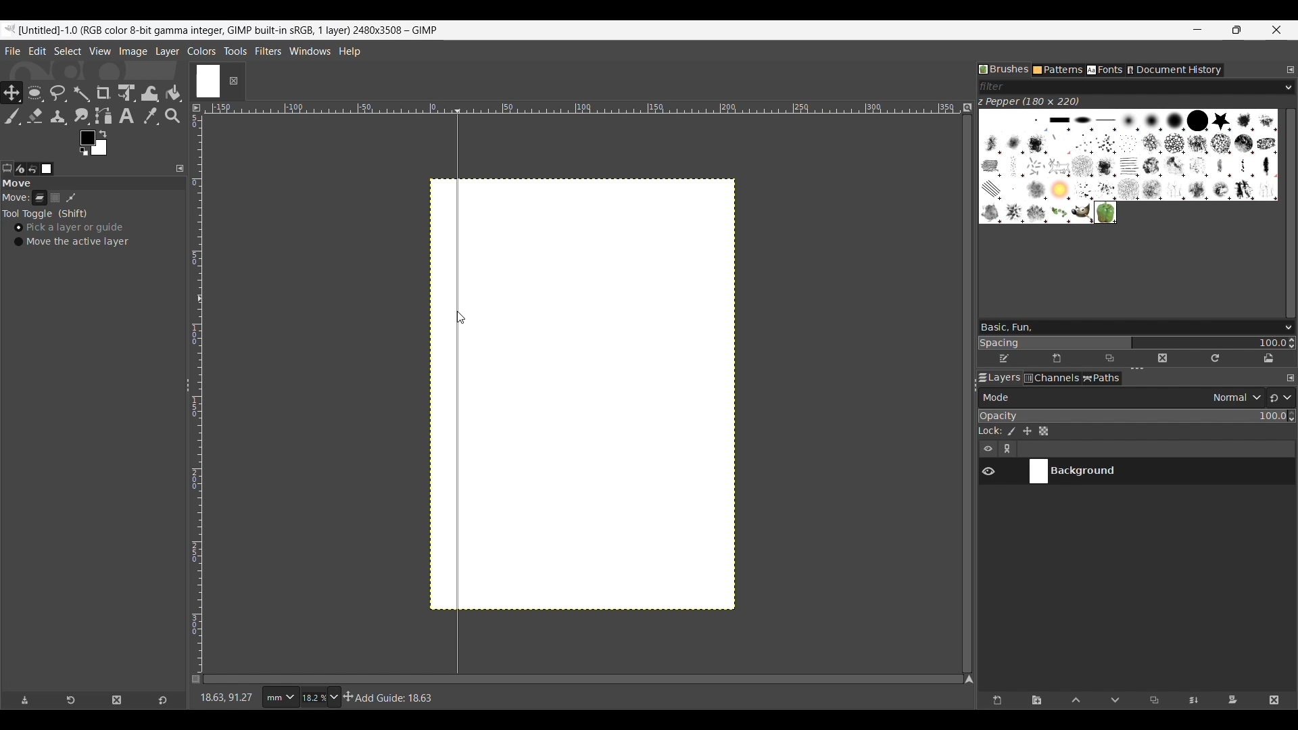  Describe the element at coordinates (1109, 359) in the screenshot. I see `Duplicate this brush` at that location.